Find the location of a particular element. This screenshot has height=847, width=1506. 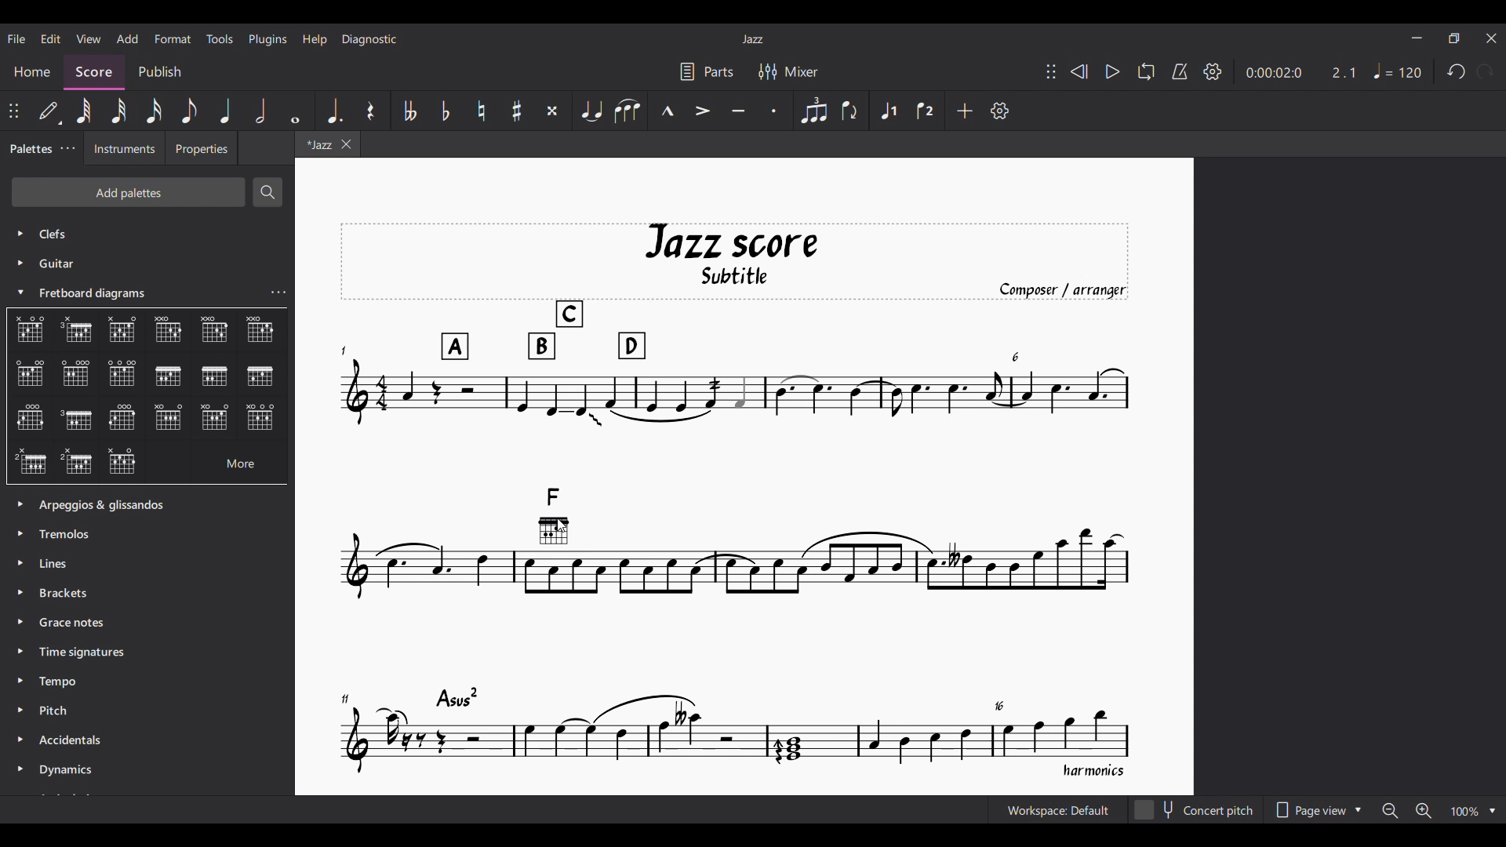

Close is located at coordinates (1493, 38).